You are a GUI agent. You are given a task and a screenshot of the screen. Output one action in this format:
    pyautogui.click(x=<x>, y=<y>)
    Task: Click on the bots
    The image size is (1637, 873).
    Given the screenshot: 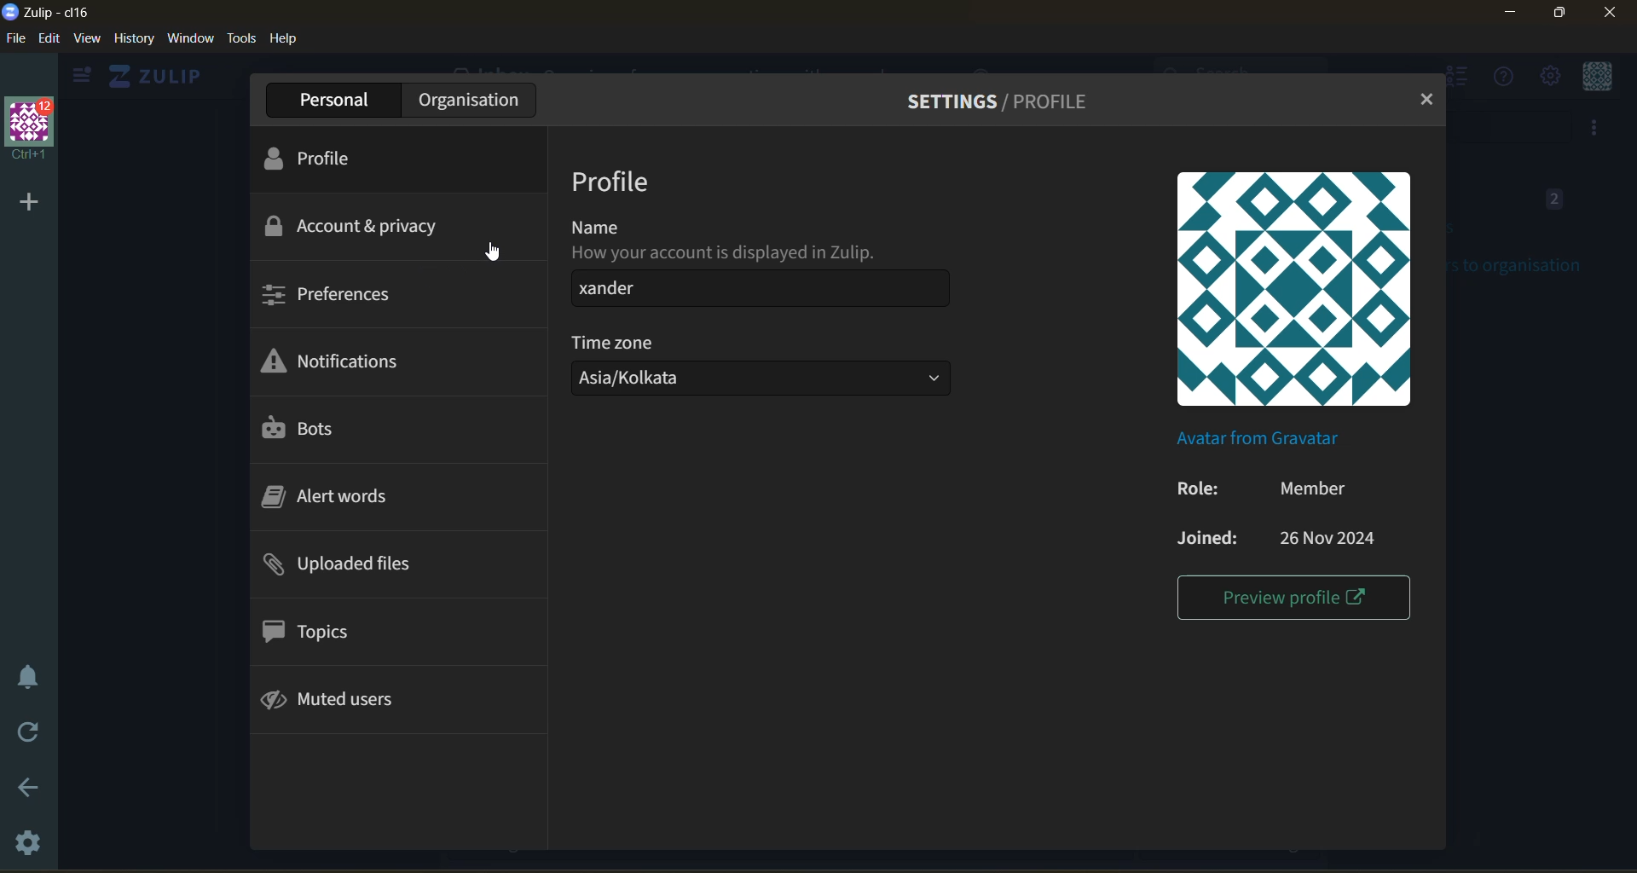 What is the action you would take?
    pyautogui.click(x=306, y=430)
    